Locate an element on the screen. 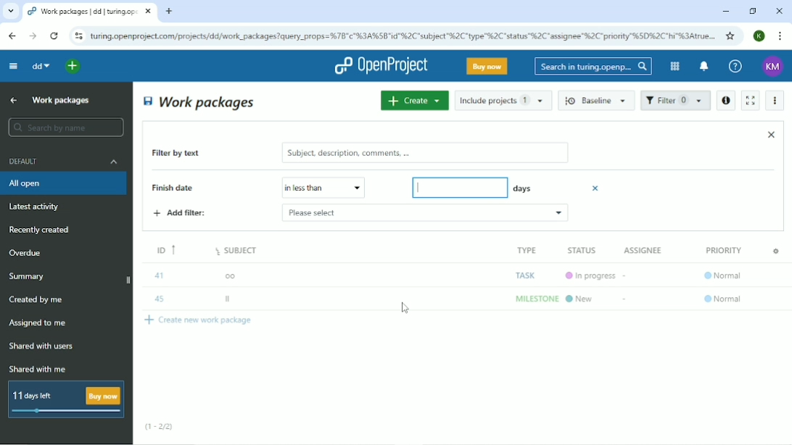 The image size is (792, 445). Collapse project menu is located at coordinates (12, 65).